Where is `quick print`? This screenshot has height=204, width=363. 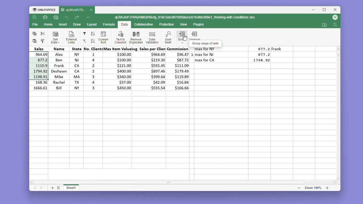
quick print is located at coordinates (56, 18).